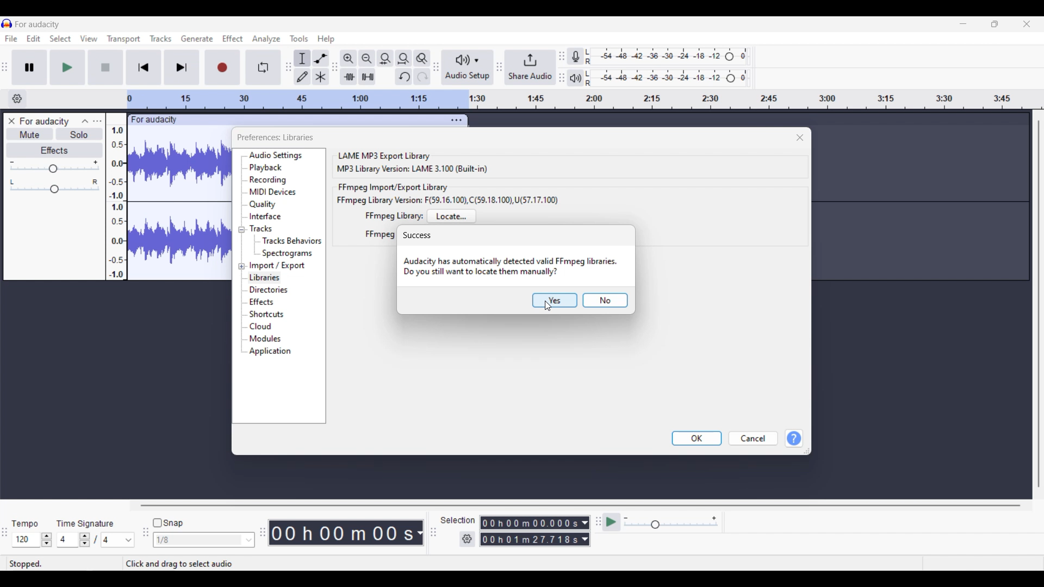 The height and width of the screenshot is (587, 1044). Describe the element at coordinates (223, 68) in the screenshot. I see `Record/Record new track` at that location.